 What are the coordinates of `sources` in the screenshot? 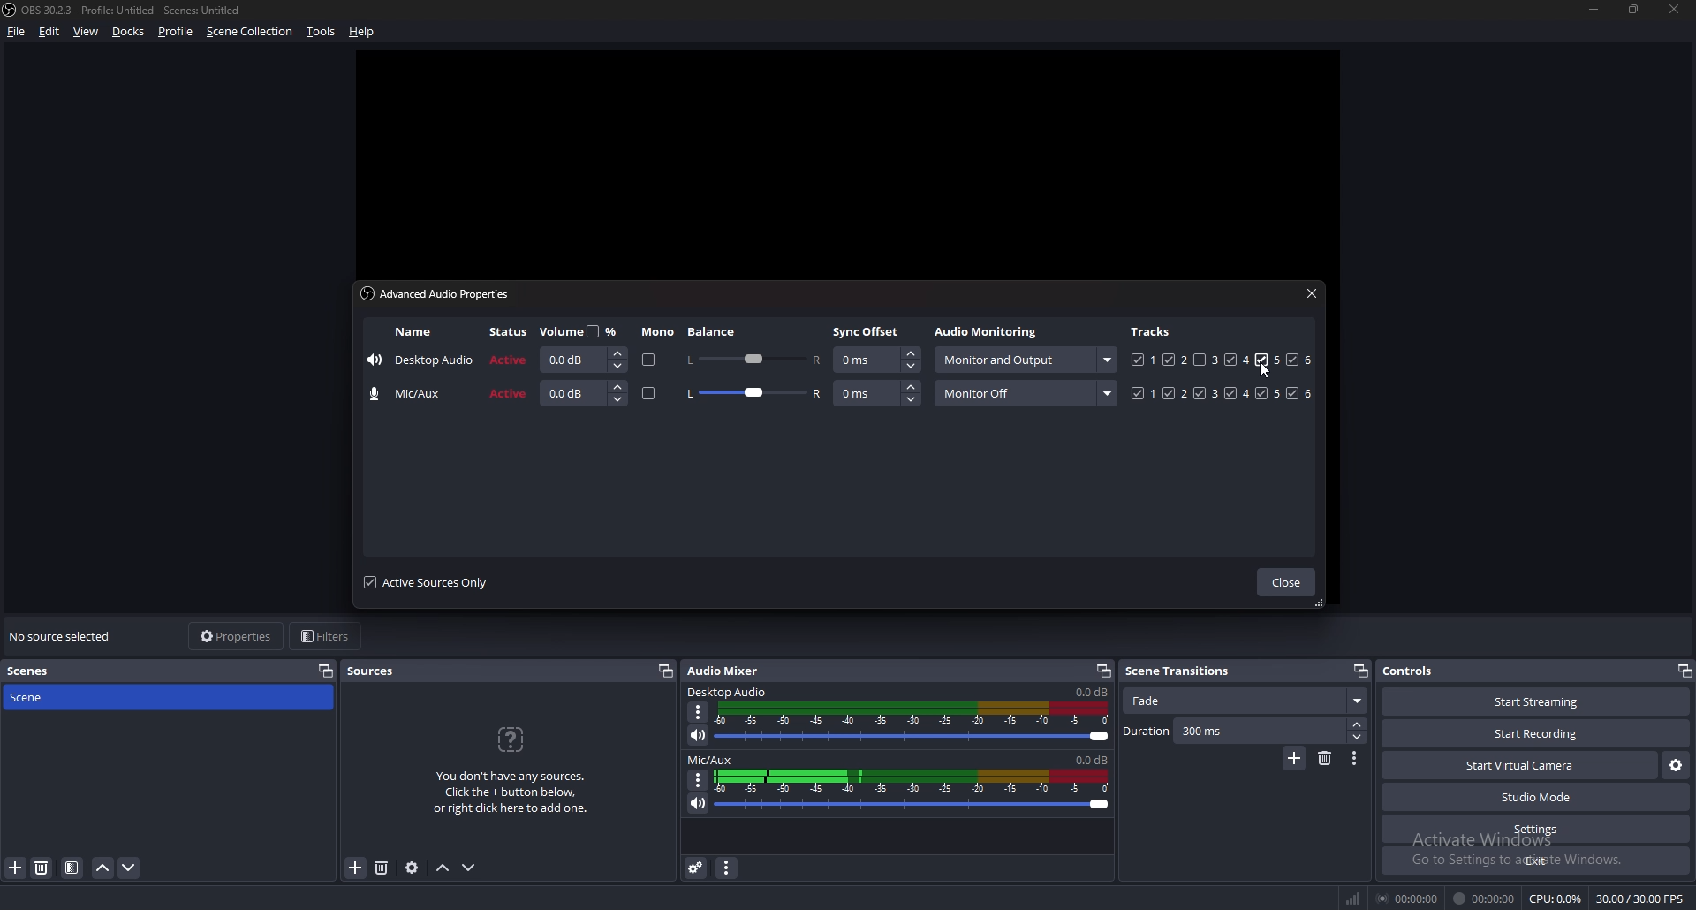 It's located at (378, 671).